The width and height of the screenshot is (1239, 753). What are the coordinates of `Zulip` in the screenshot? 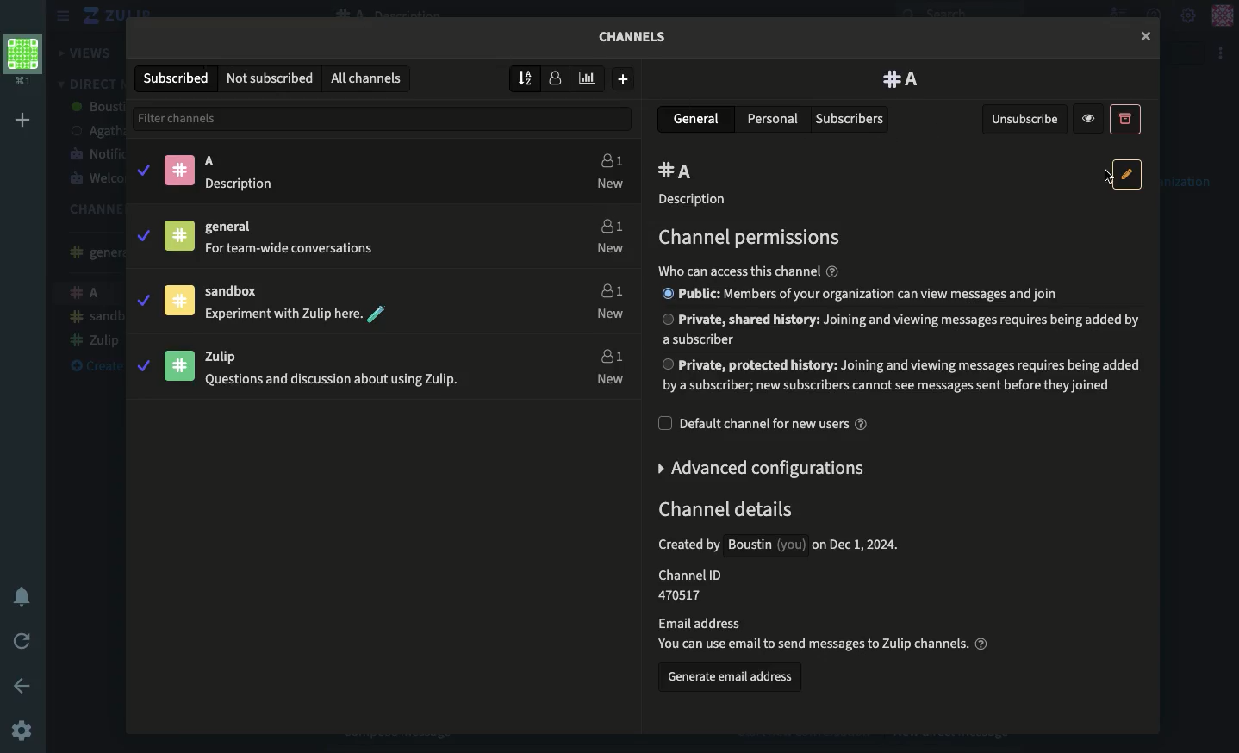 It's located at (292, 366).